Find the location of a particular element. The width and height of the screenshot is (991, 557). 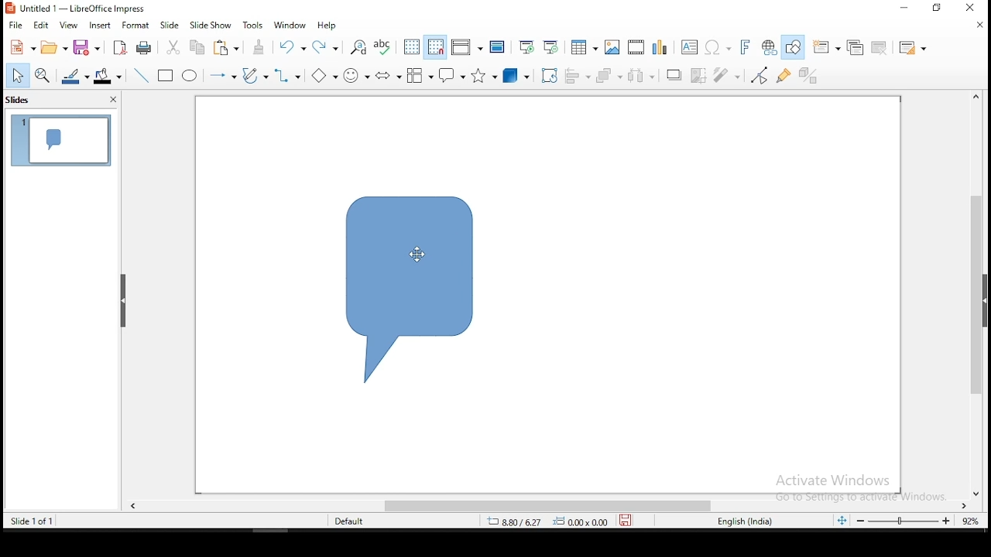

copy is located at coordinates (200, 46).